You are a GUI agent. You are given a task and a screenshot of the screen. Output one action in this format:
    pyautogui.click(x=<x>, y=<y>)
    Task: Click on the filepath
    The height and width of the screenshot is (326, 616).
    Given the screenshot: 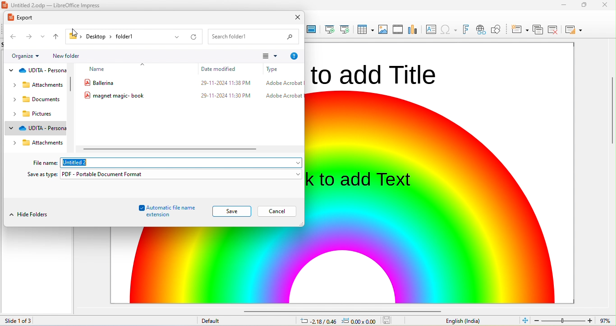 What is the action you would take?
    pyautogui.click(x=103, y=36)
    